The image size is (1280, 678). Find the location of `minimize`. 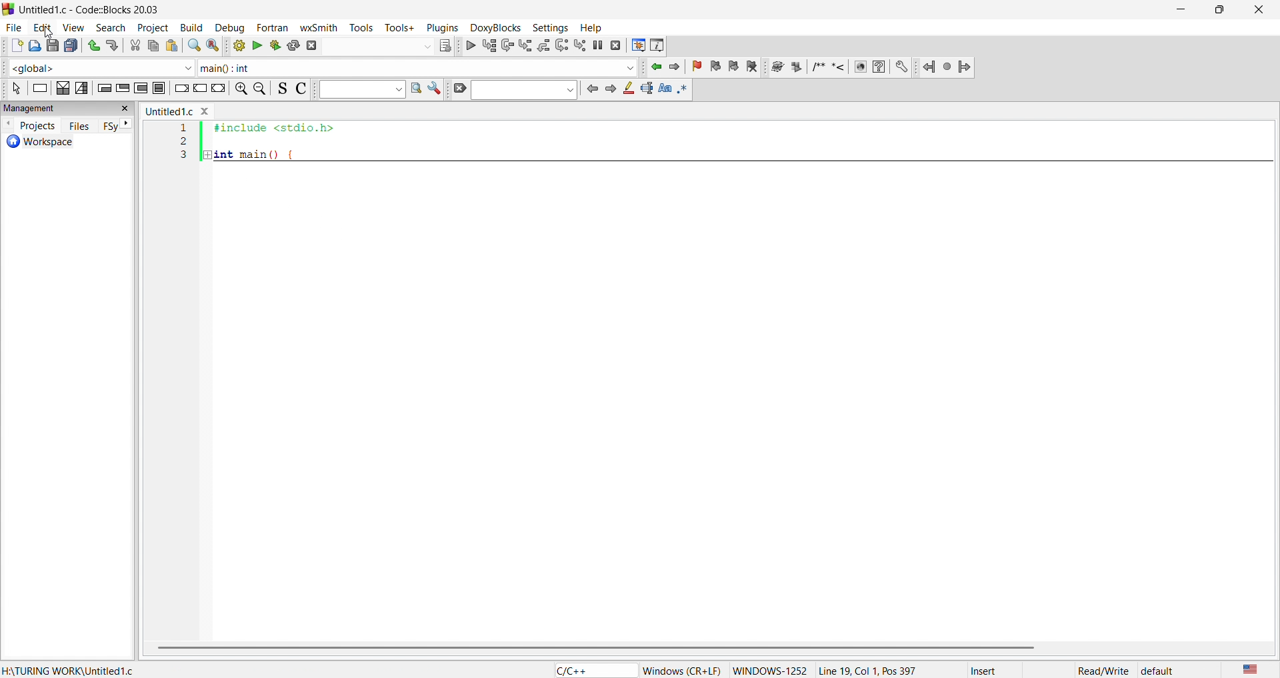

minimize is located at coordinates (1179, 10).